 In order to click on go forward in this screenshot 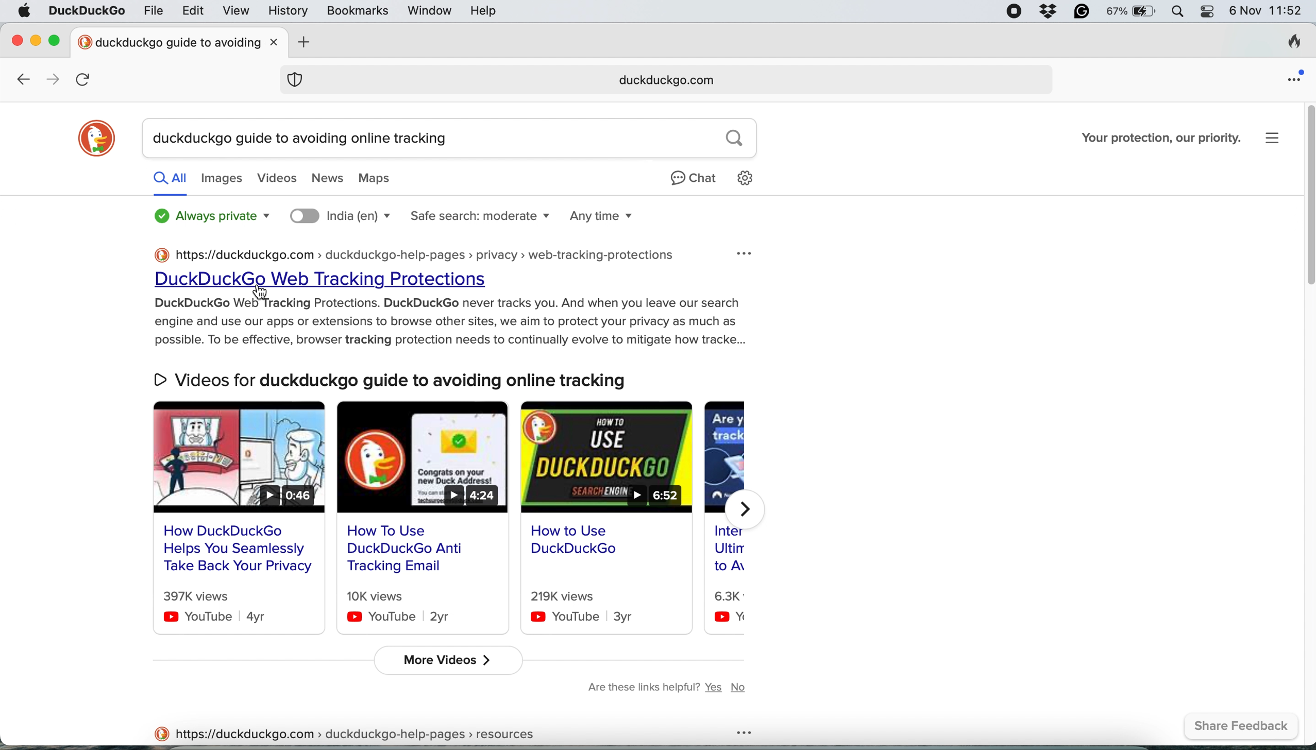, I will do `click(53, 78)`.